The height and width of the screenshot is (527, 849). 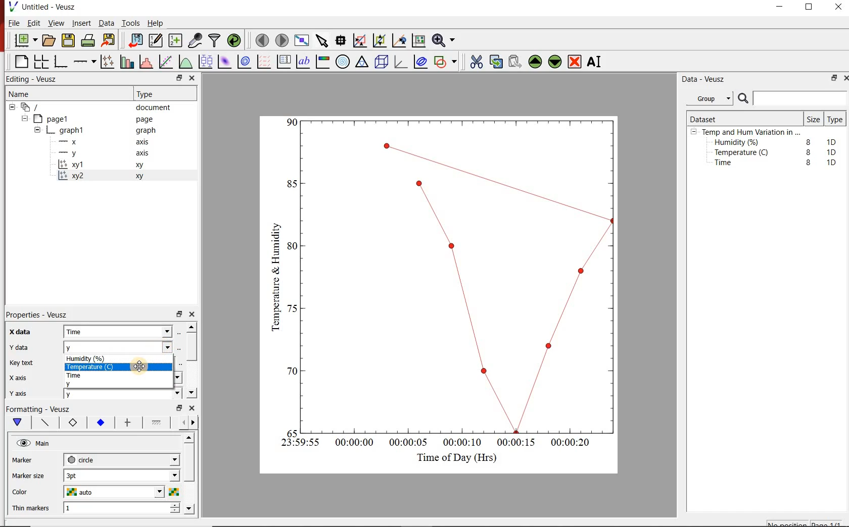 I want to click on x axis dropdown, so click(x=166, y=378).